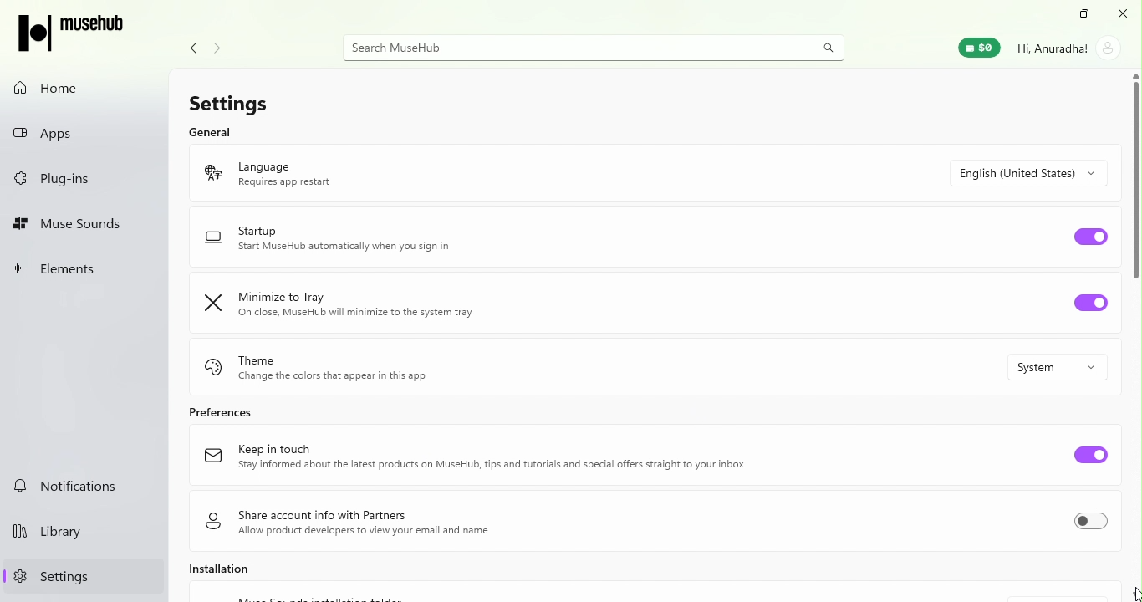  What do you see at coordinates (502, 457) in the screenshot?
I see `Keep in touch Stay informed about the latest products on MuseHub, tips and tutorials and special offers straight to your inbox` at bounding box center [502, 457].